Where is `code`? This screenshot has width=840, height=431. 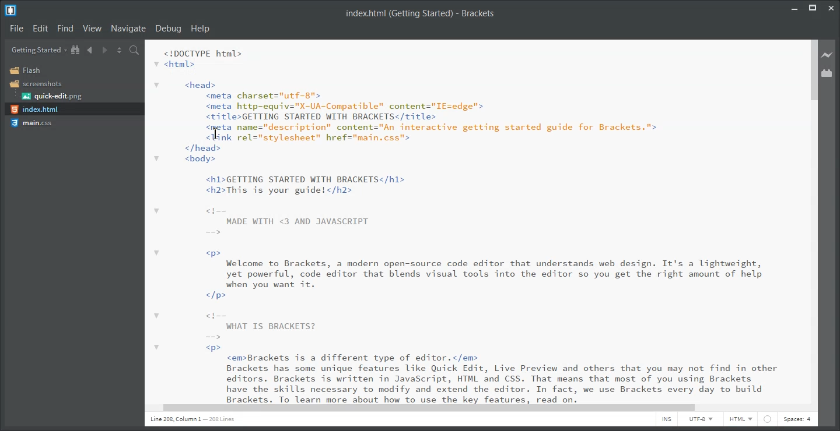
code is located at coordinates (473, 220).